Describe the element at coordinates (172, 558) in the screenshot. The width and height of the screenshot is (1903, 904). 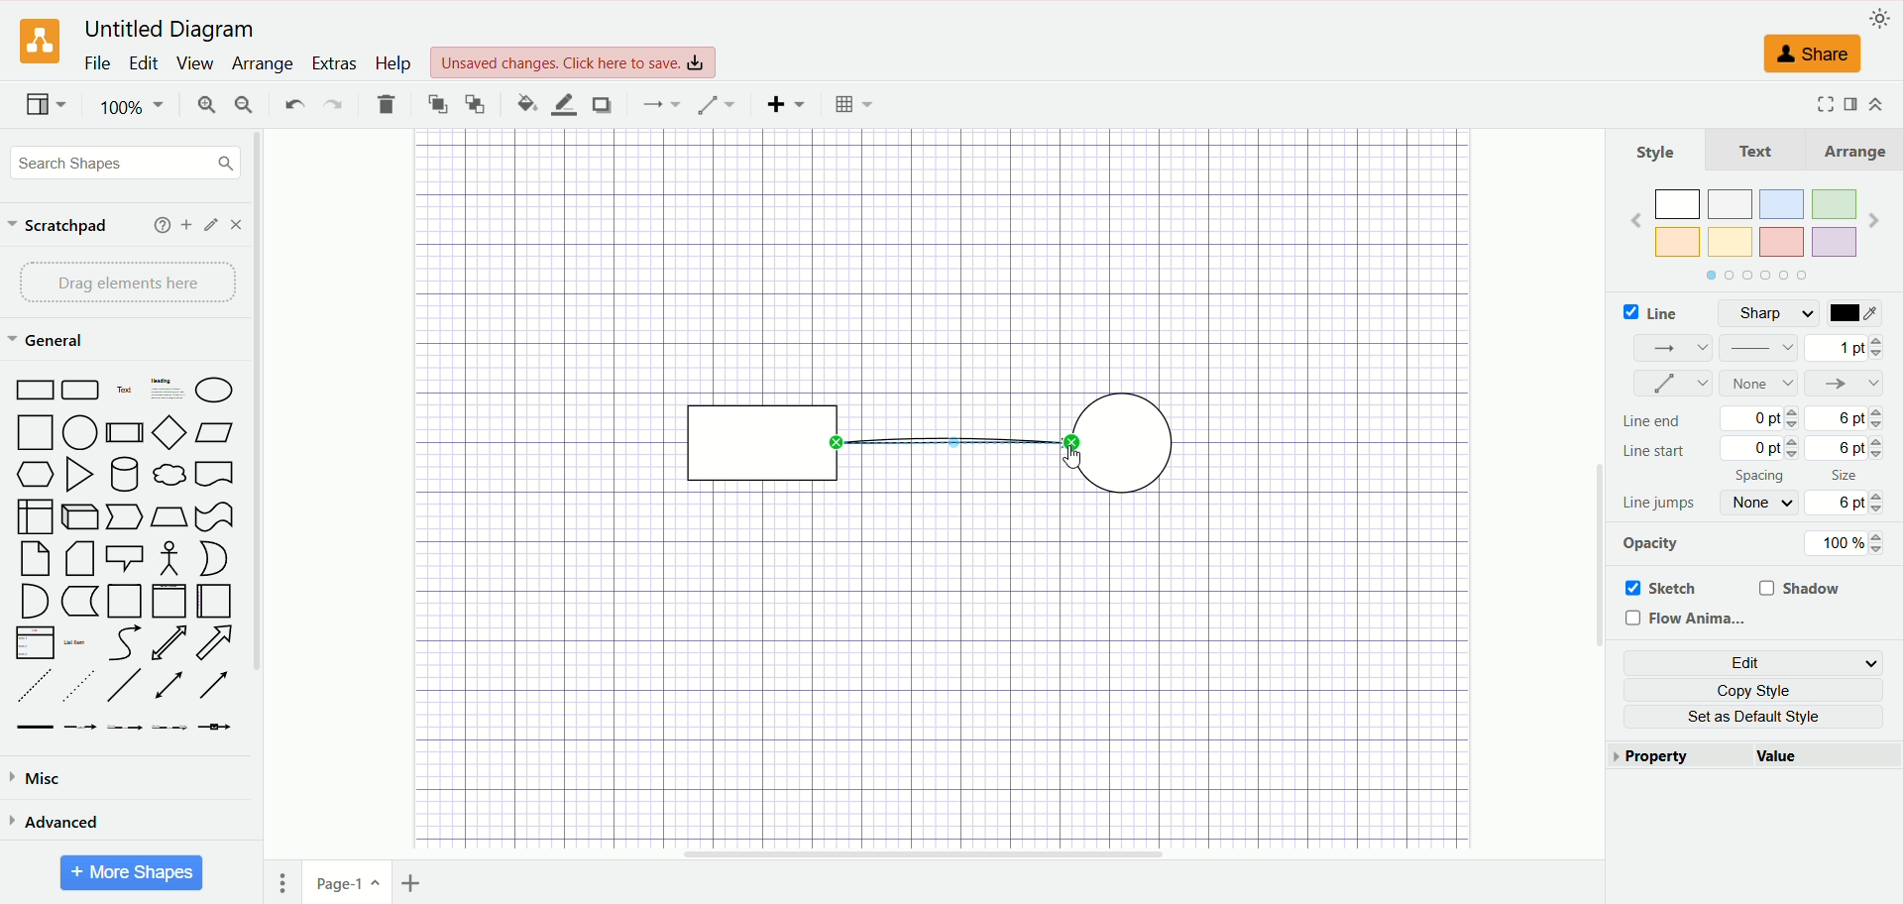
I see `Stick Figure` at that location.